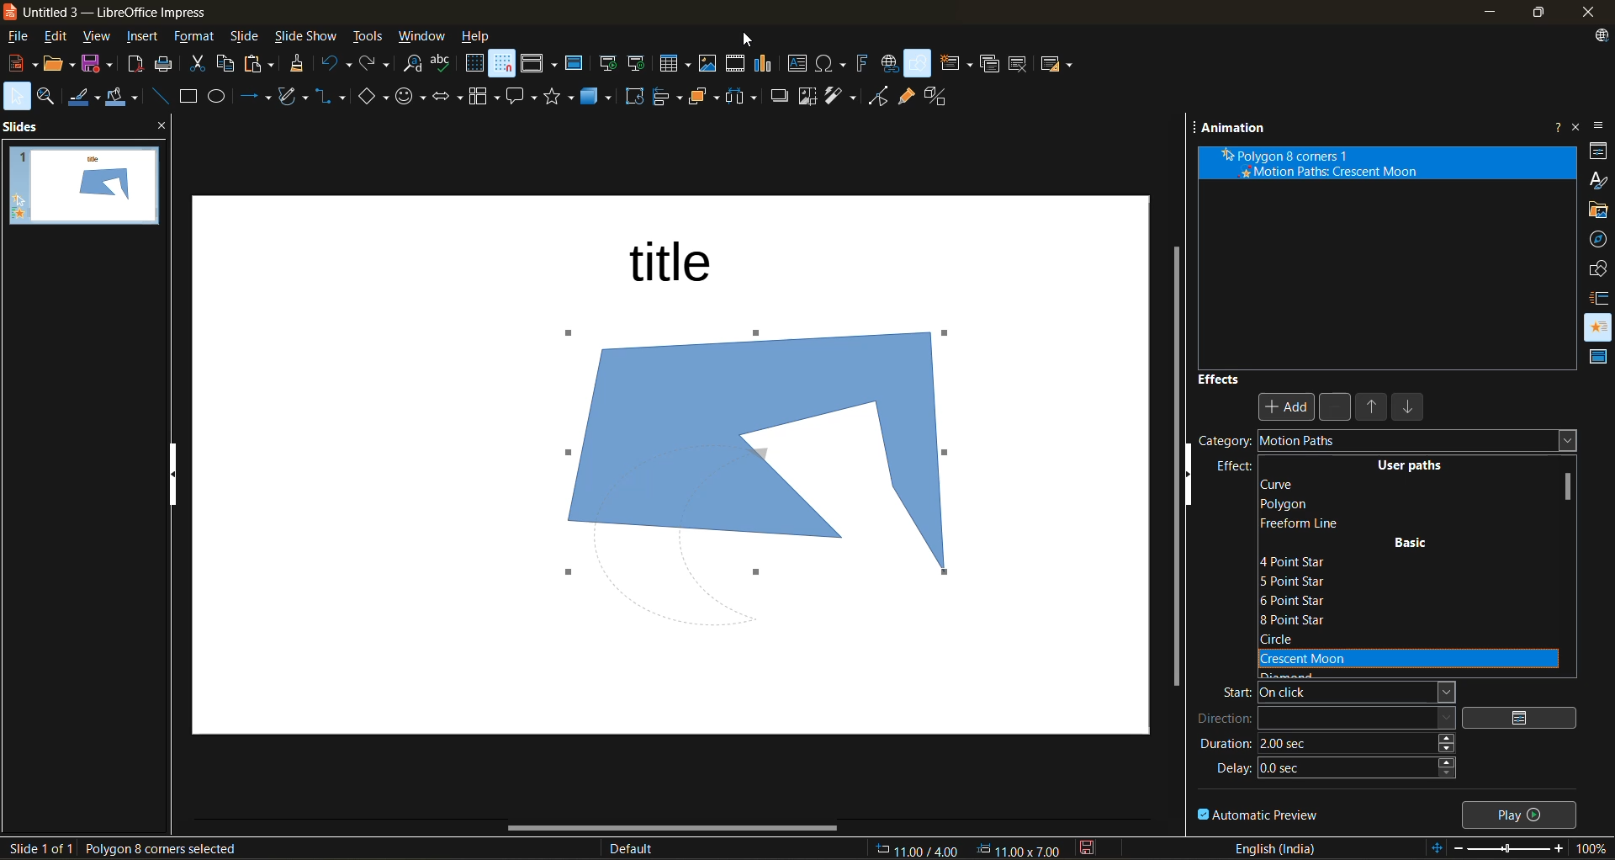 The width and height of the screenshot is (1615, 860). I want to click on show draw functions, so click(919, 64).